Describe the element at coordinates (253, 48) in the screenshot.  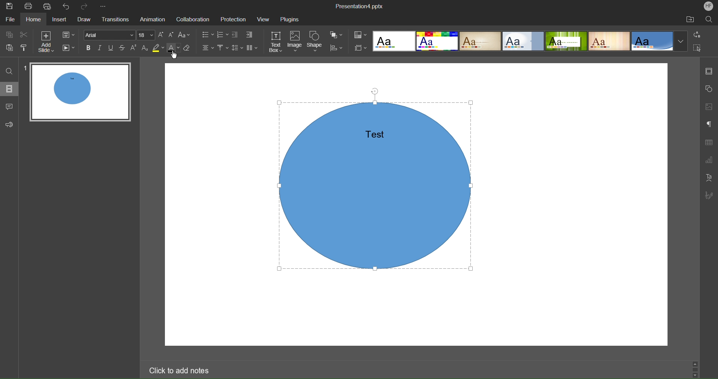
I see `Columns` at that location.